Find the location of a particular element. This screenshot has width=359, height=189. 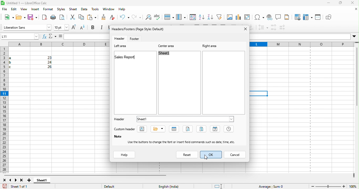

clear direct formatting is located at coordinates (104, 17).